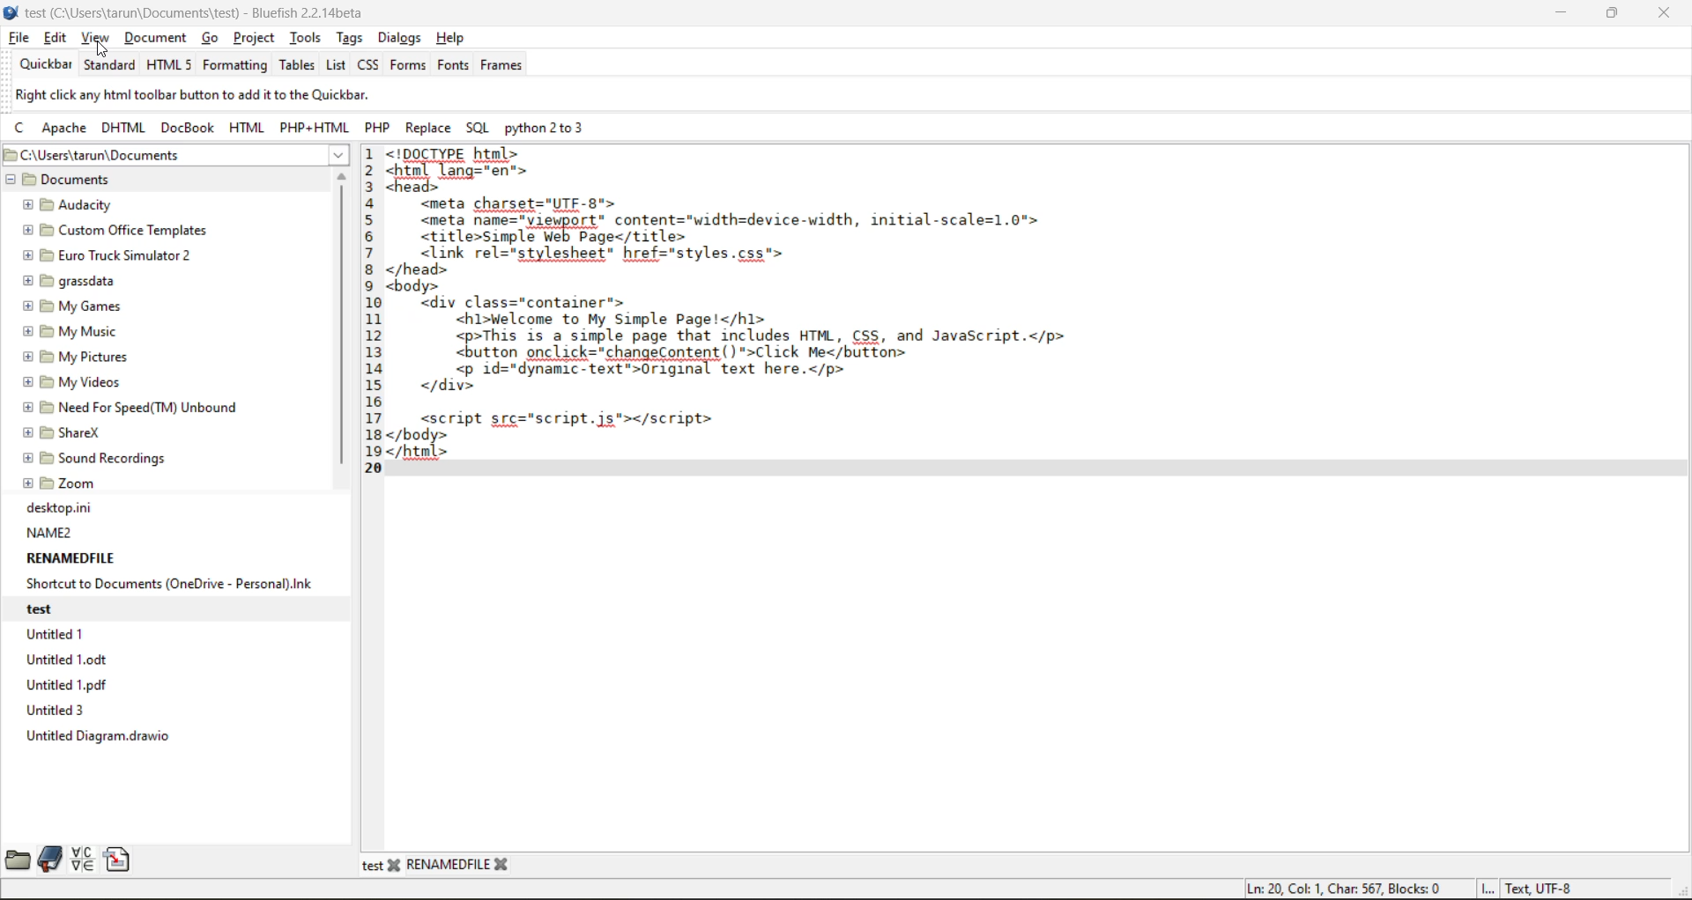 The image size is (1692, 900). What do you see at coordinates (247, 129) in the screenshot?
I see `html` at bounding box center [247, 129].